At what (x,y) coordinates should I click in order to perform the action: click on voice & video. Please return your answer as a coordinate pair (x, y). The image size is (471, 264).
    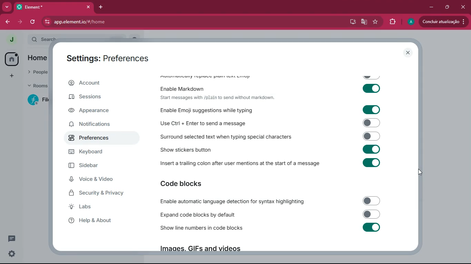
    Looking at the image, I should click on (98, 179).